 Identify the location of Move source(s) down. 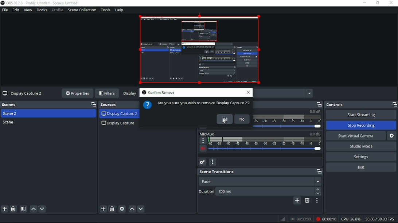
(141, 208).